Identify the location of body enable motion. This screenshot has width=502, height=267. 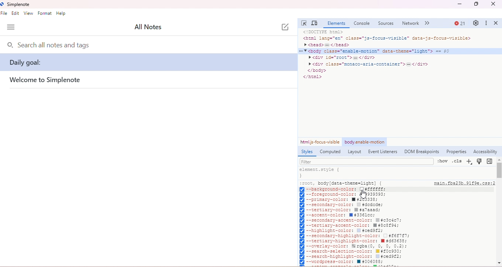
(364, 142).